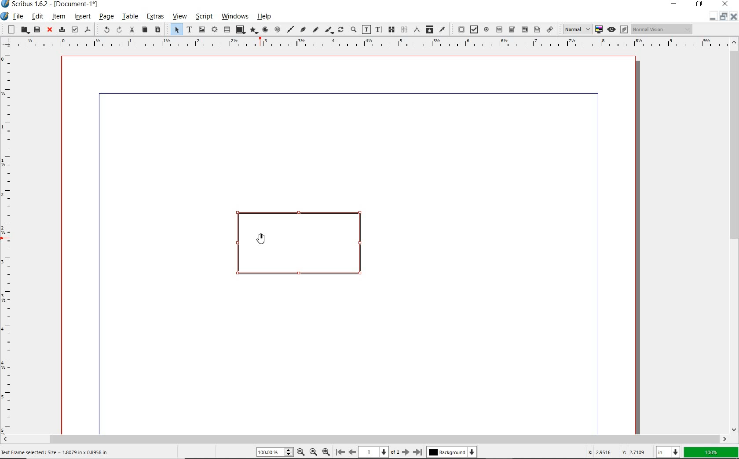  What do you see at coordinates (266, 29) in the screenshot?
I see `arc` at bounding box center [266, 29].